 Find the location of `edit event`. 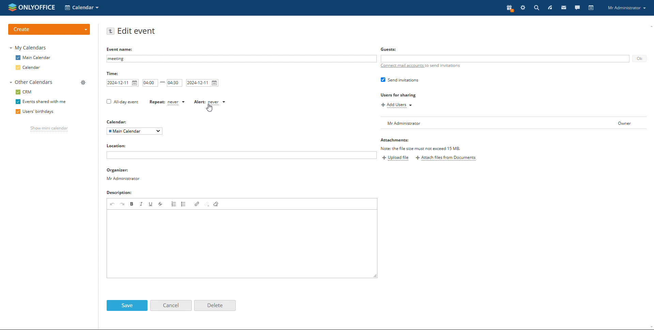

edit event is located at coordinates (137, 31).